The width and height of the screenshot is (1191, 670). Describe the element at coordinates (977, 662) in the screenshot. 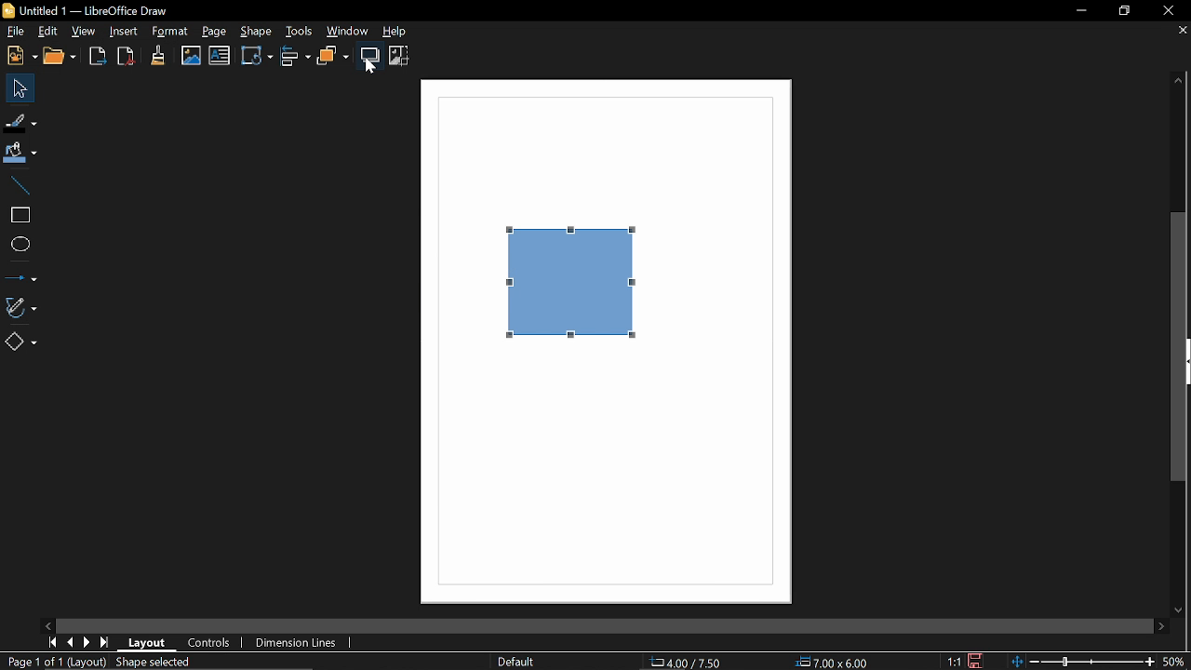

I see `Save` at that location.